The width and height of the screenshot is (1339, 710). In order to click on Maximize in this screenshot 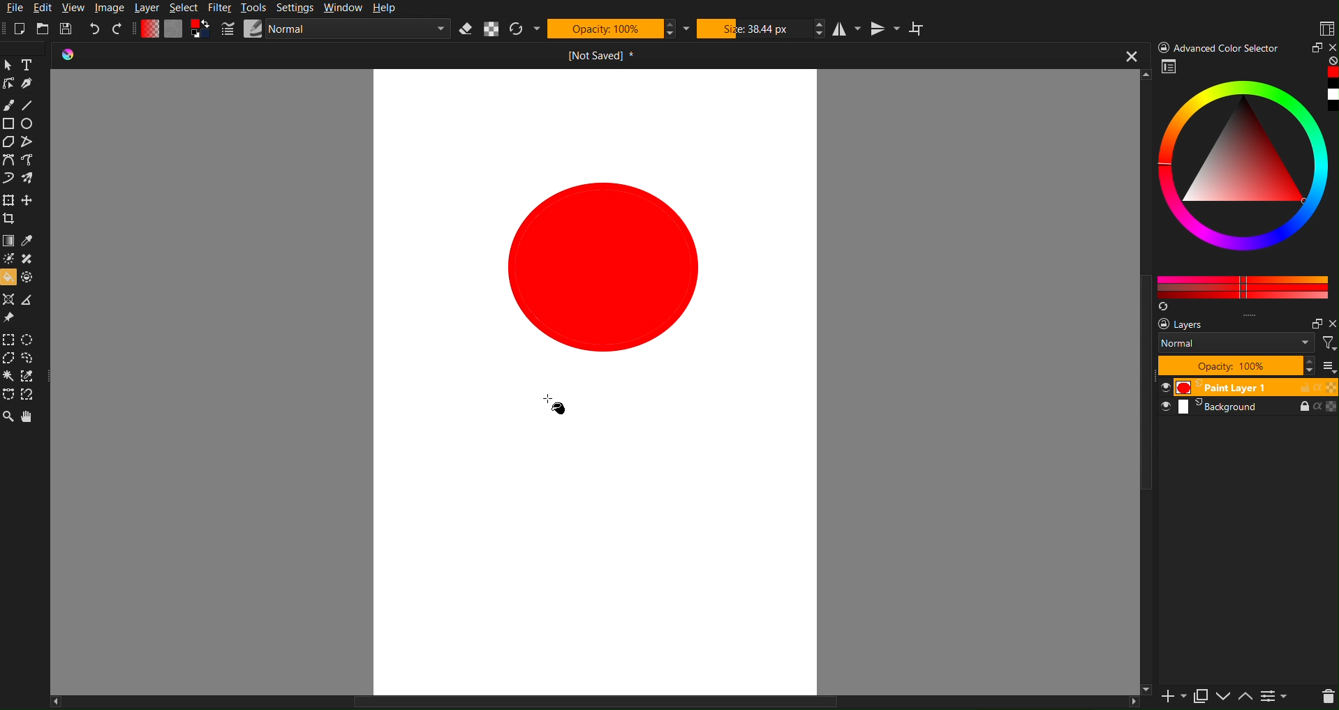, I will do `click(1314, 48)`.